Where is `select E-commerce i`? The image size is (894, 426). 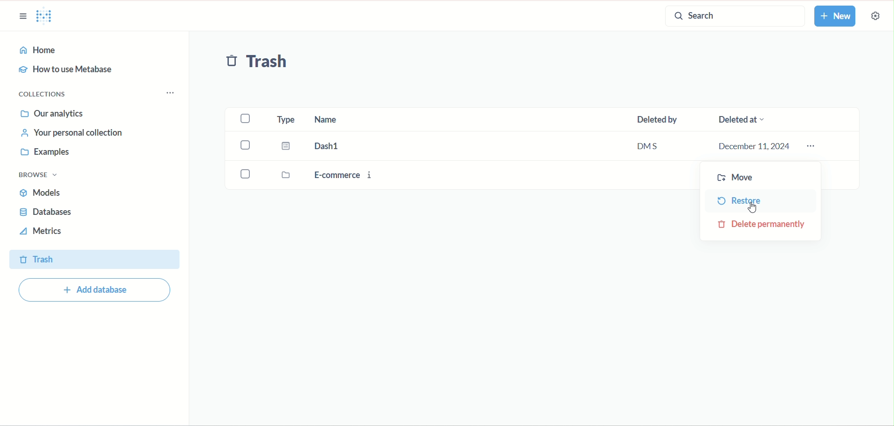
select E-commerce i is located at coordinates (246, 175).